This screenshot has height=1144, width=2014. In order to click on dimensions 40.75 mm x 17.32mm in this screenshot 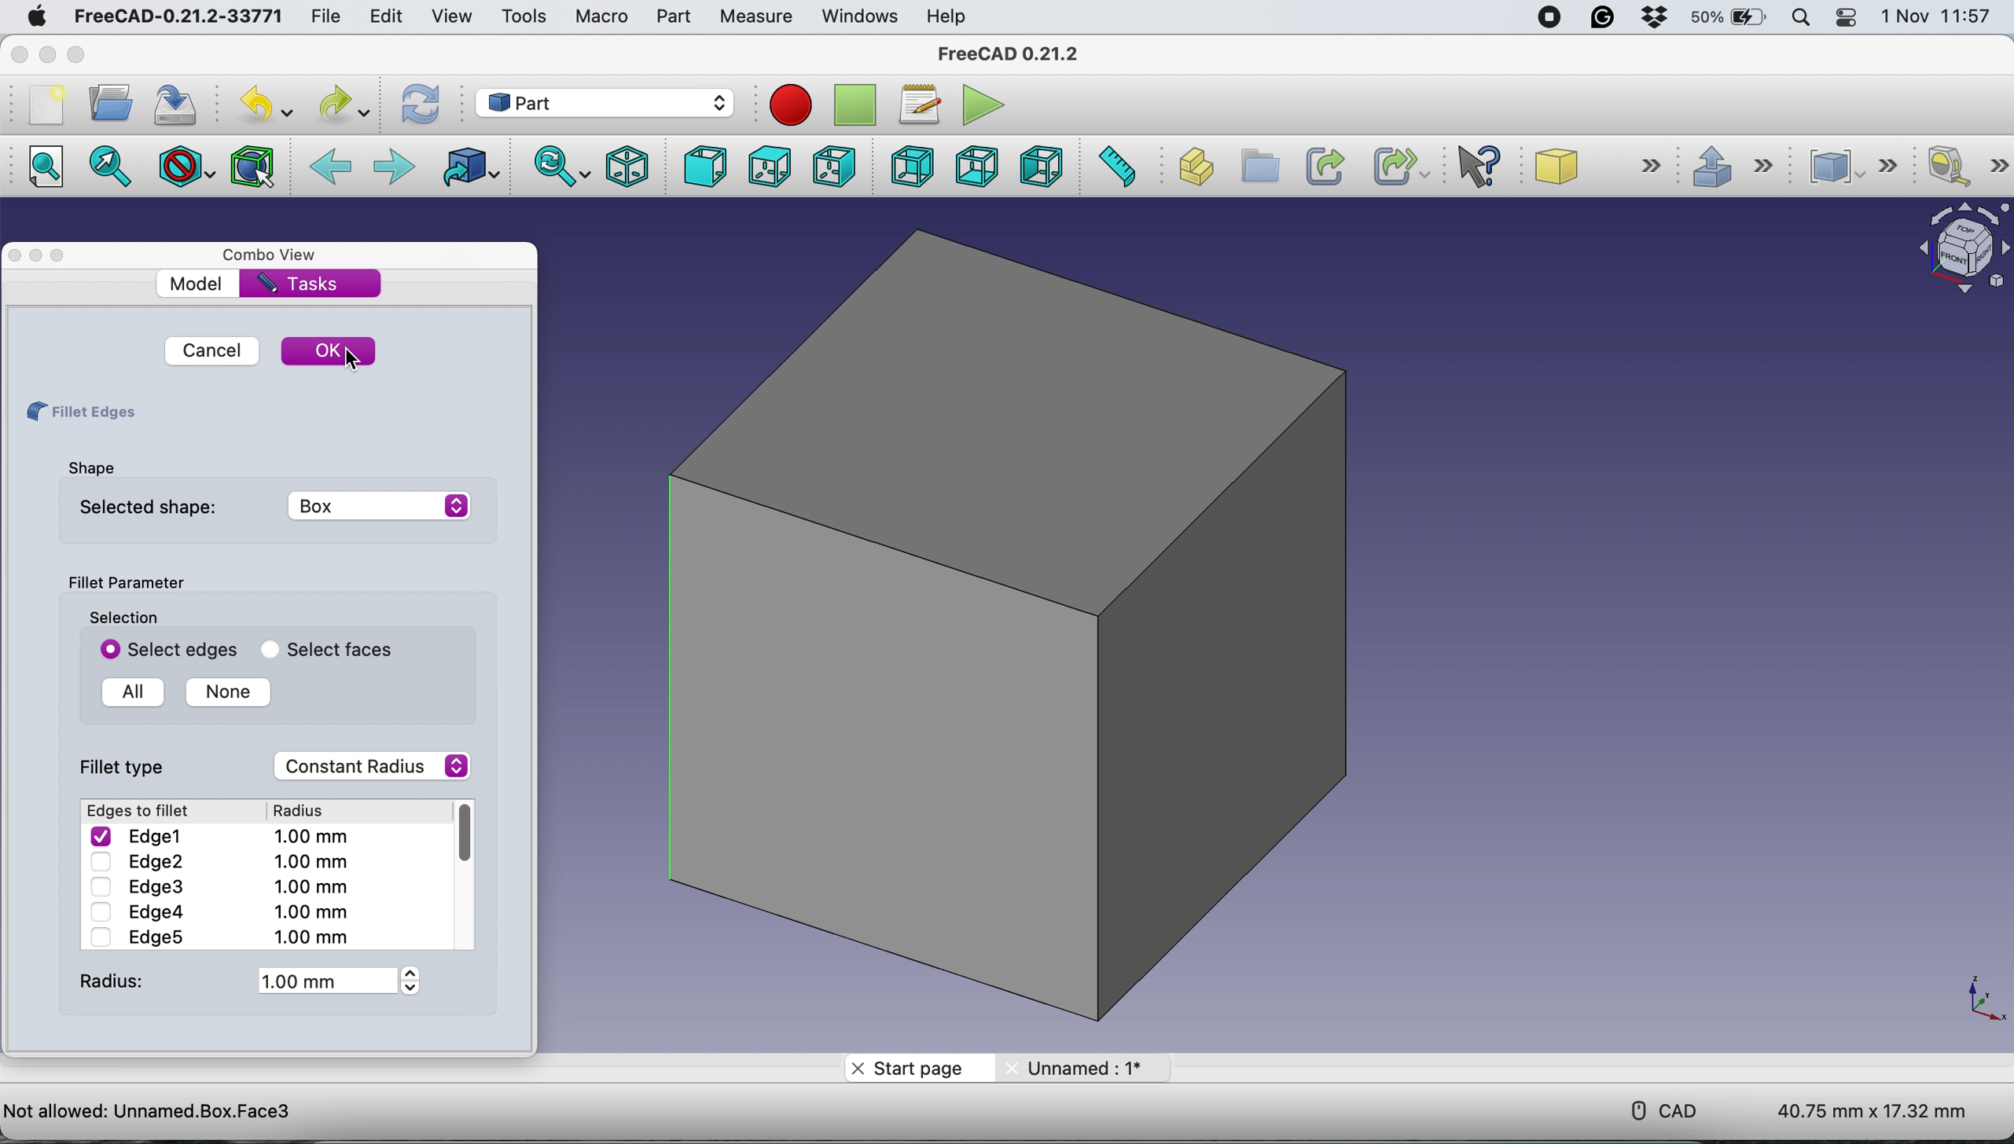, I will do `click(1876, 1111)`.